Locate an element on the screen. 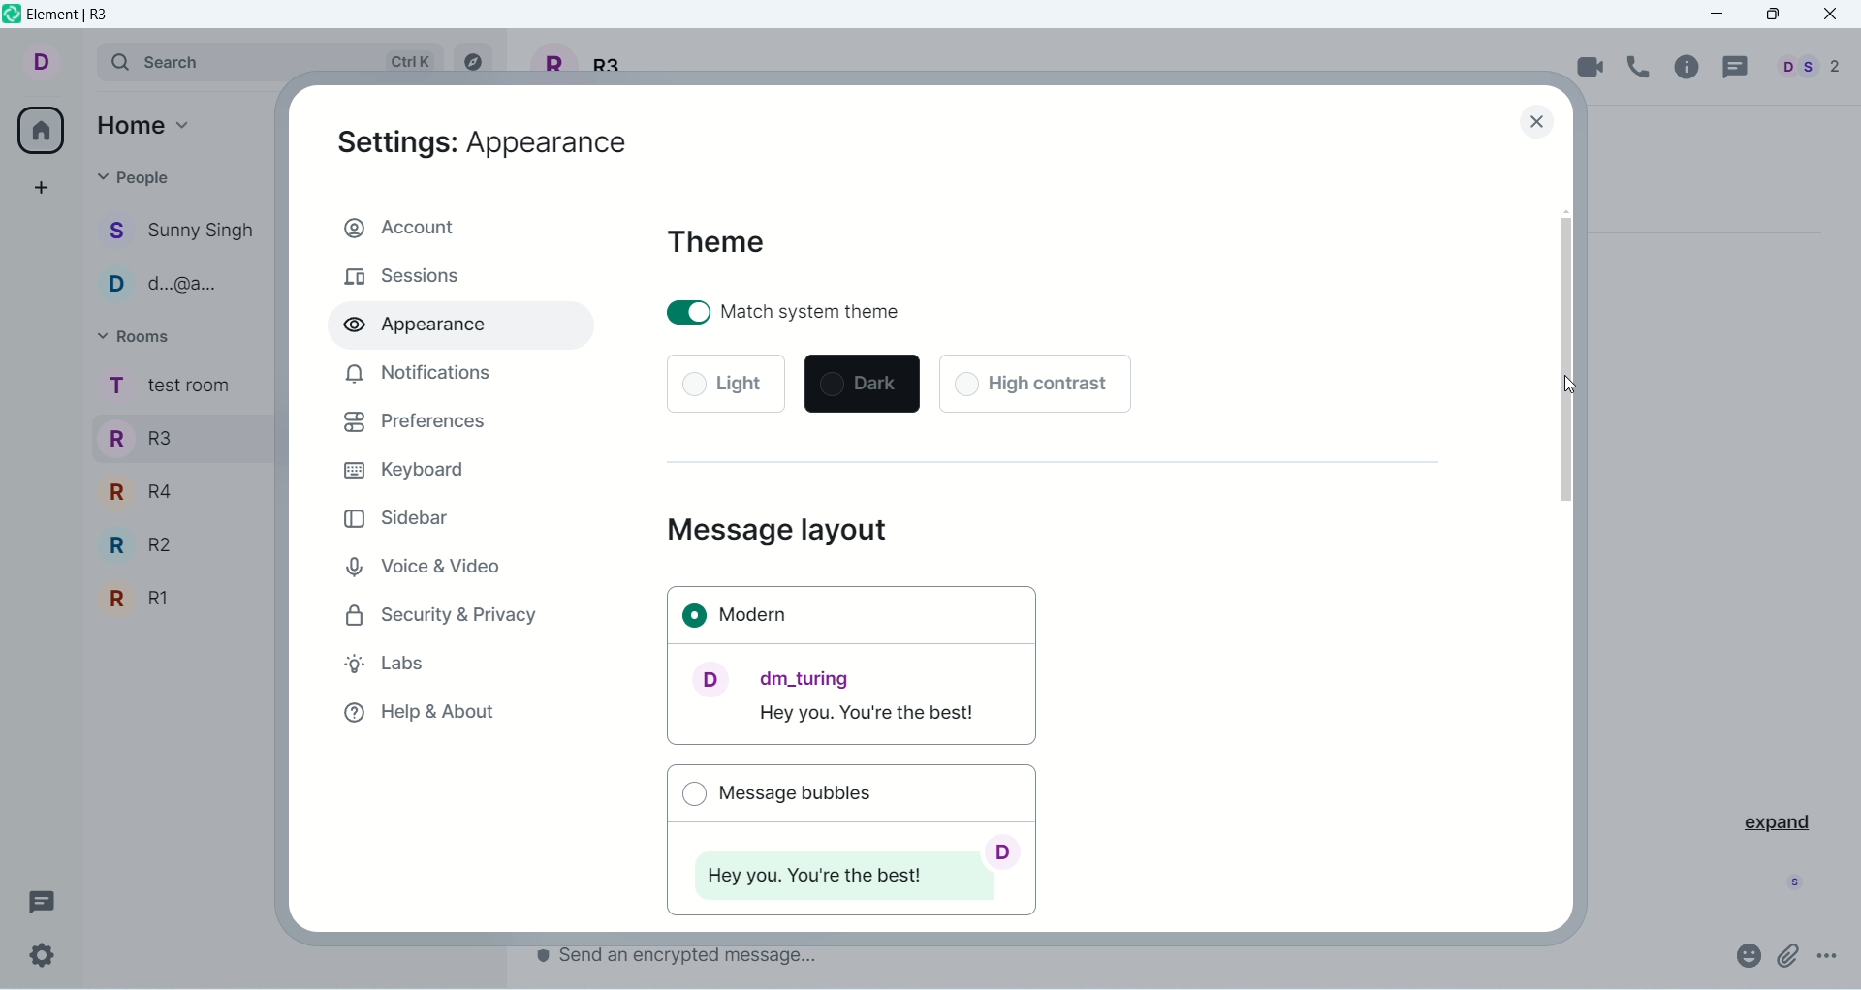 The image size is (1861, 990). R1 is located at coordinates (178, 601).